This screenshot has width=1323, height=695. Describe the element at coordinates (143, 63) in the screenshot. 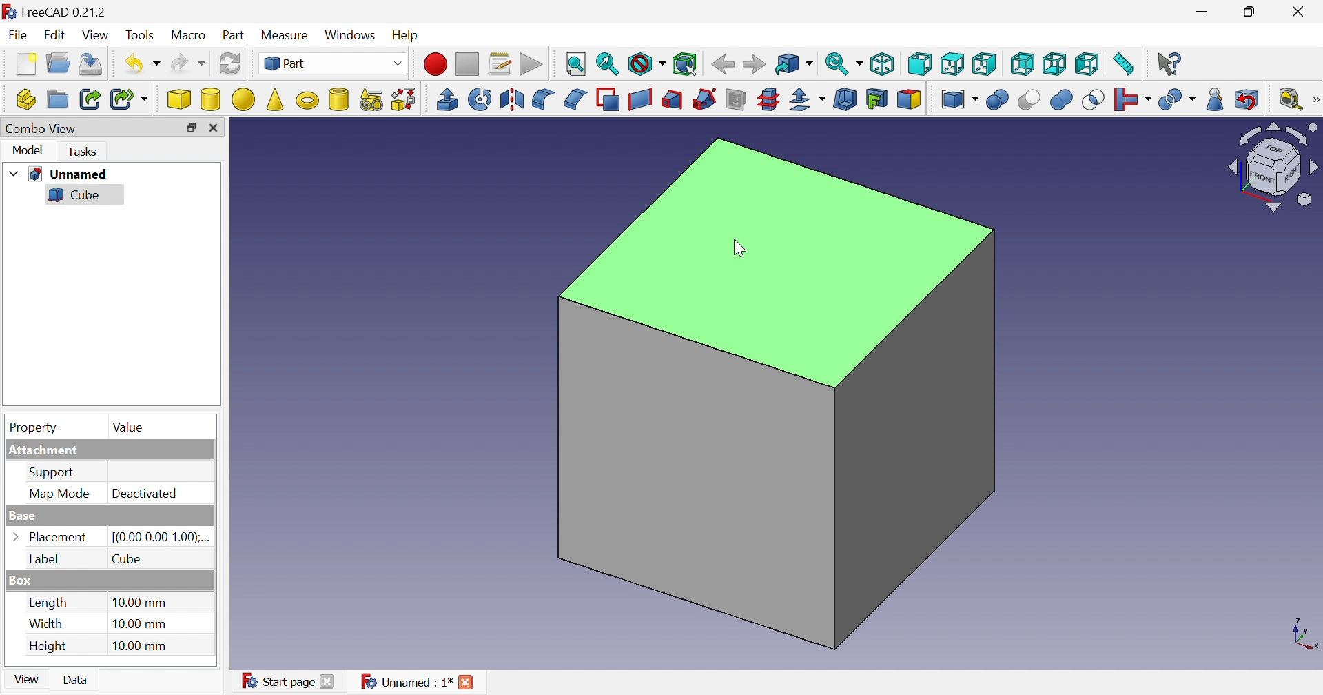

I see `Undo` at that location.